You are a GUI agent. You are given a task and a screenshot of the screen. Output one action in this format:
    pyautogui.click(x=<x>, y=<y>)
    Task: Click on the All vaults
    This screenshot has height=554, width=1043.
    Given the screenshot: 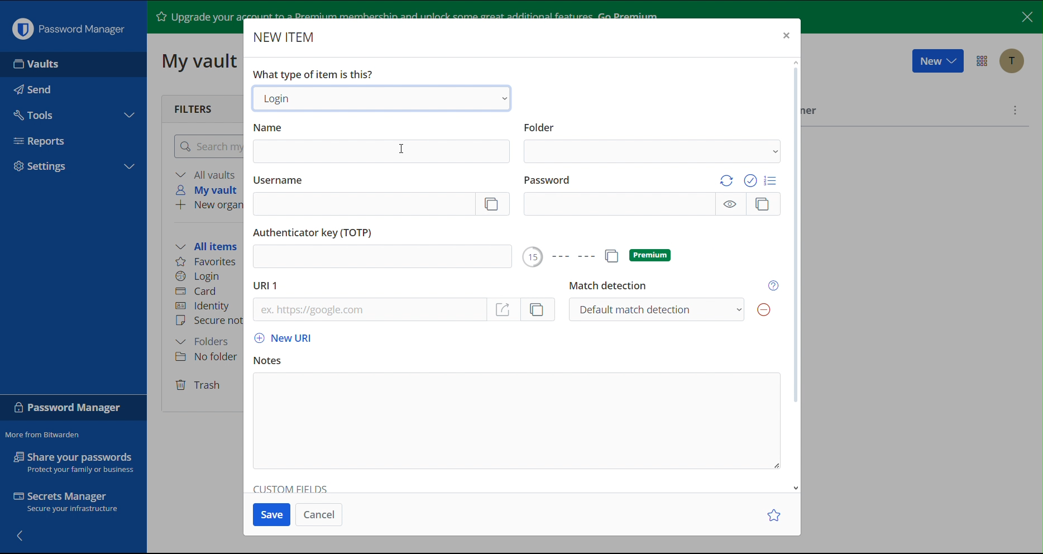 What is the action you would take?
    pyautogui.click(x=208, y=174)
    